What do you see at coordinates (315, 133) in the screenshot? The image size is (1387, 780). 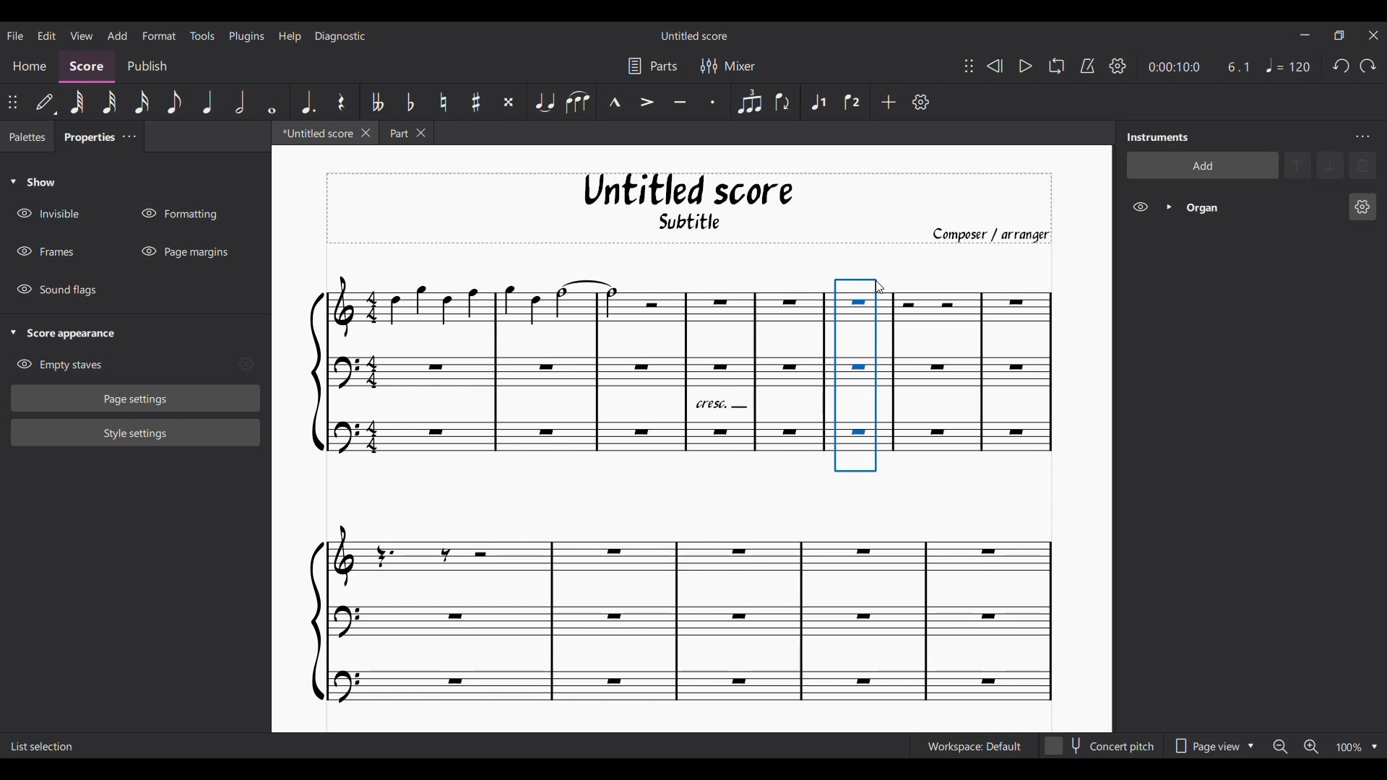 I see `Current tab` at bounding box center [315, 133].